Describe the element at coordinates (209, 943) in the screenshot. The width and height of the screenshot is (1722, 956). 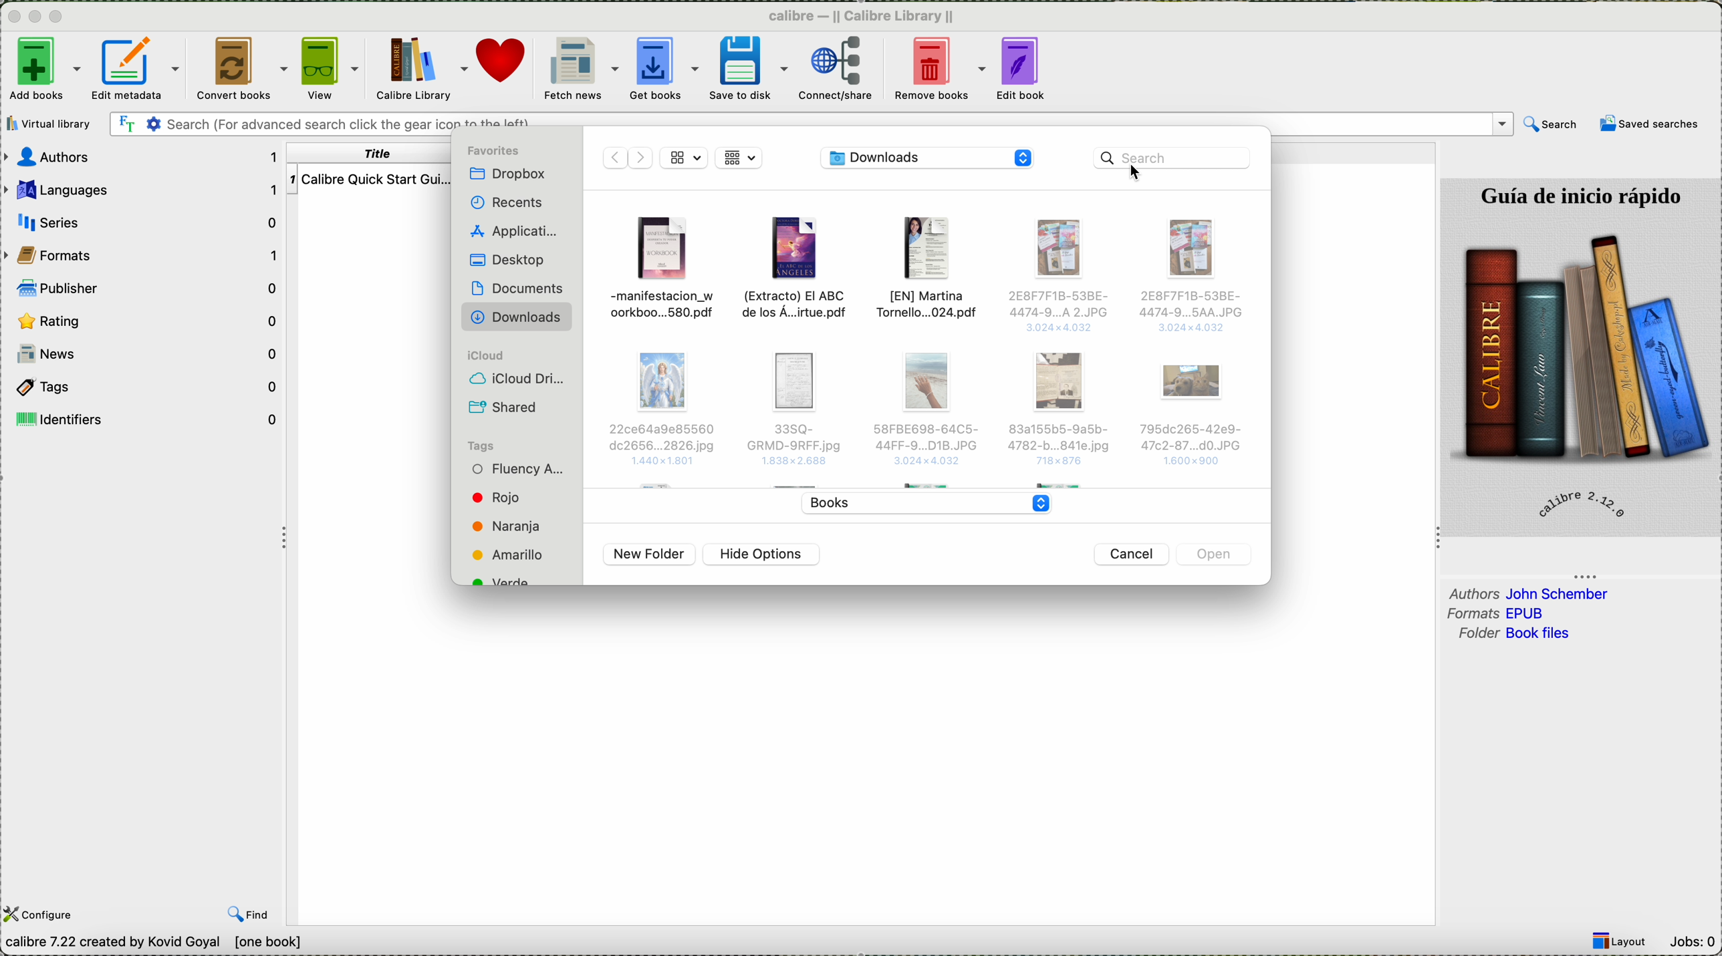
I see `data` at that location.